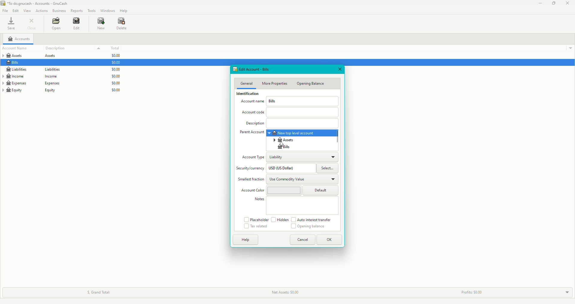 The width and height of the screenshot is (575, 304). Describe the element at coordinates (539, 4) in the screenshot. I see `Minimize` at that location.